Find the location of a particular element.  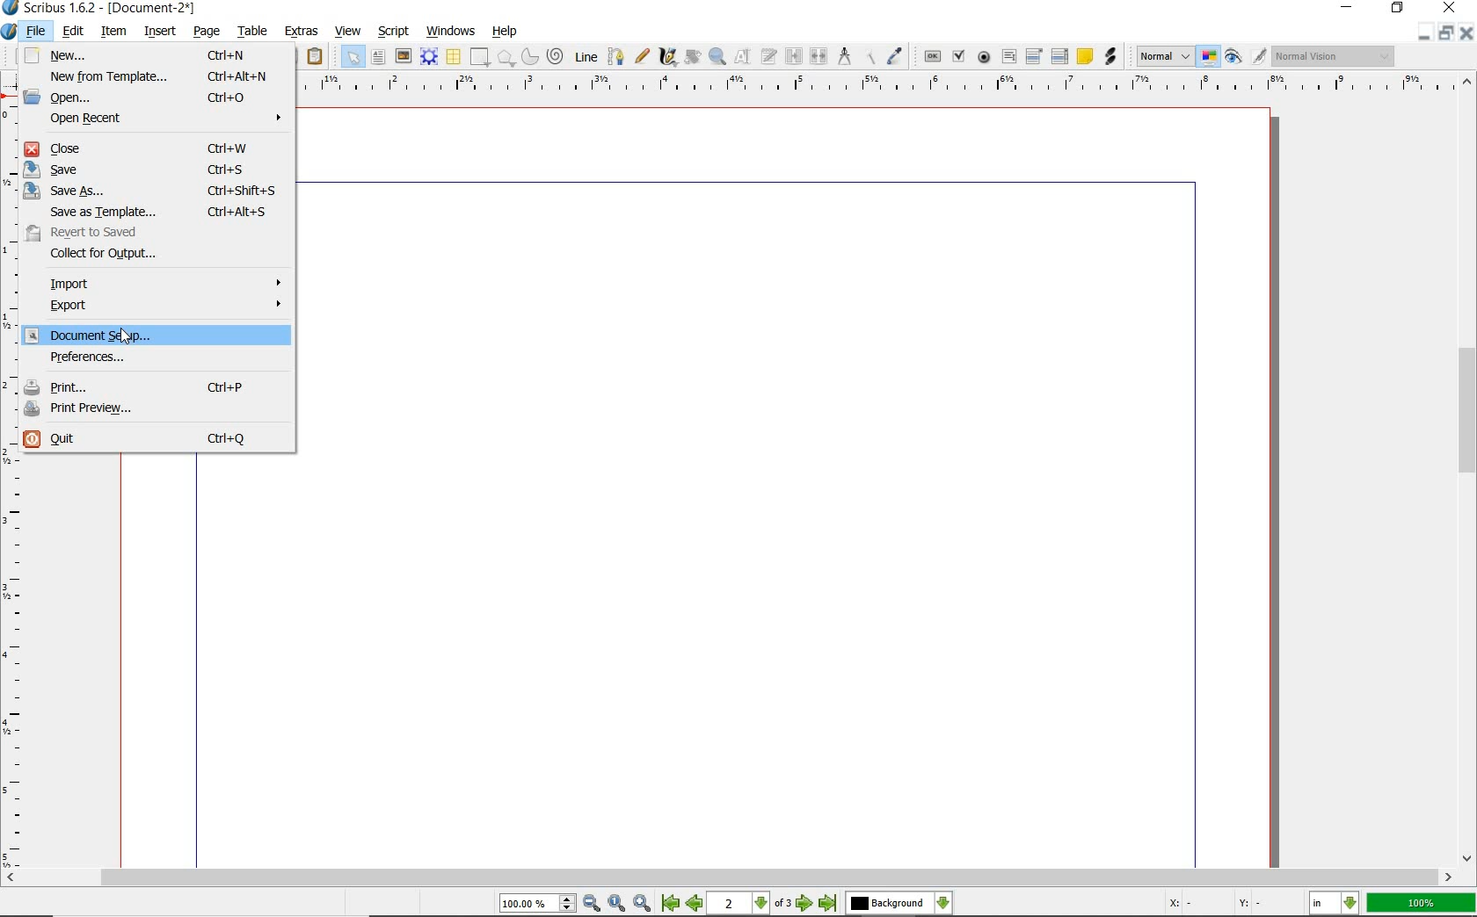

pdf list box is located at coordinates (1060, 57).